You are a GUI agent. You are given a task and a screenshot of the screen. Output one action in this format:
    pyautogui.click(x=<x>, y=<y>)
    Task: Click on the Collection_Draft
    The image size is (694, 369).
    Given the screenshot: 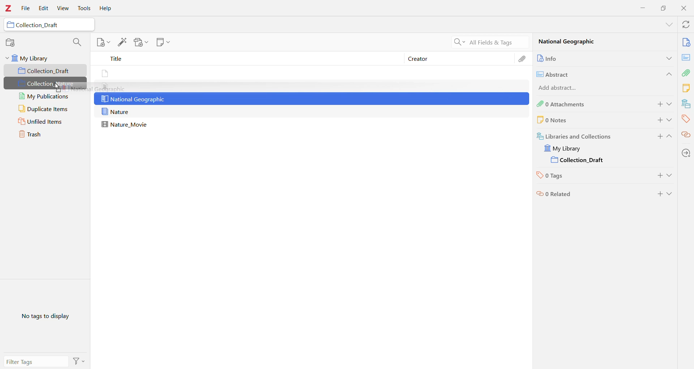 What is the action you would take?
    pyautogui.click(x=48, y=25)
    